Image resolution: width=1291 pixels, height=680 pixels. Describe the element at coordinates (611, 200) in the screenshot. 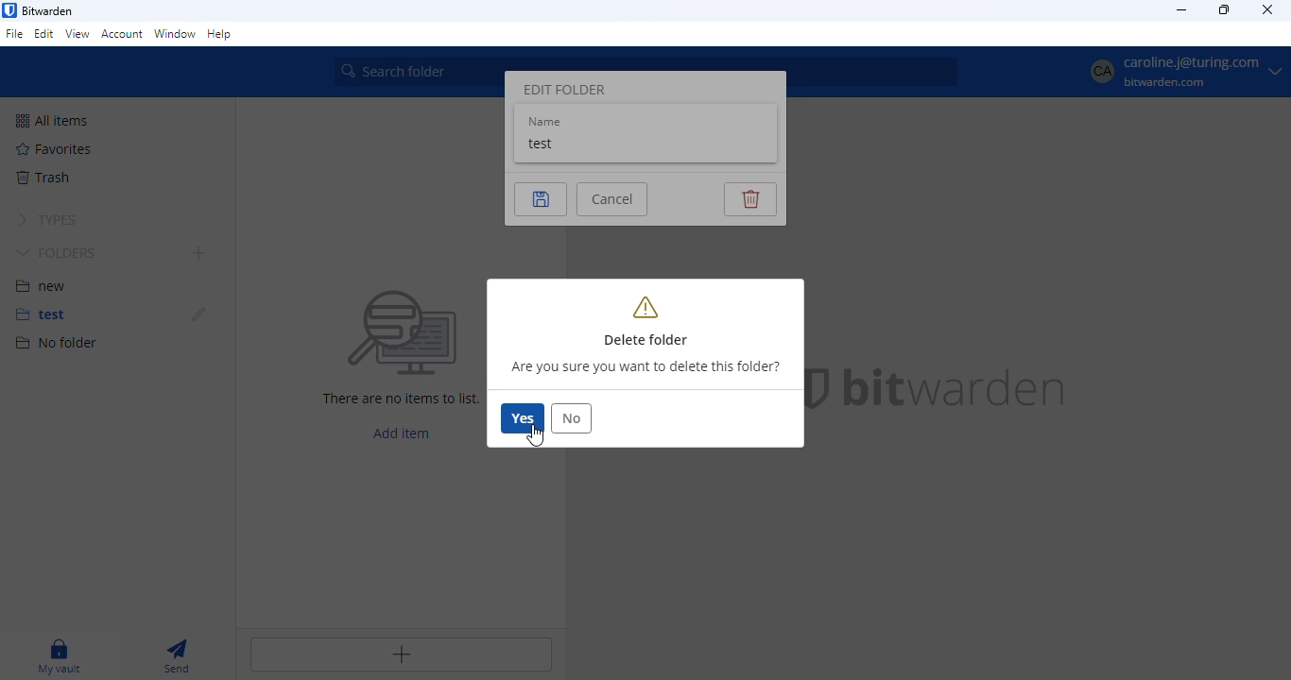

I see `cancel` at that location.